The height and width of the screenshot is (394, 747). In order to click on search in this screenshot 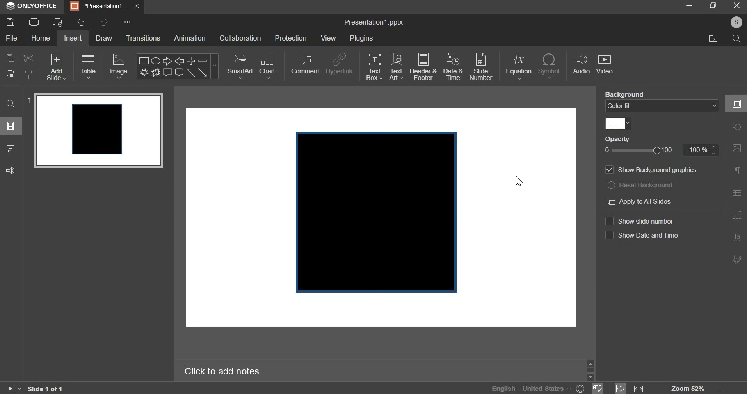, I will do `click(738, 40)`.